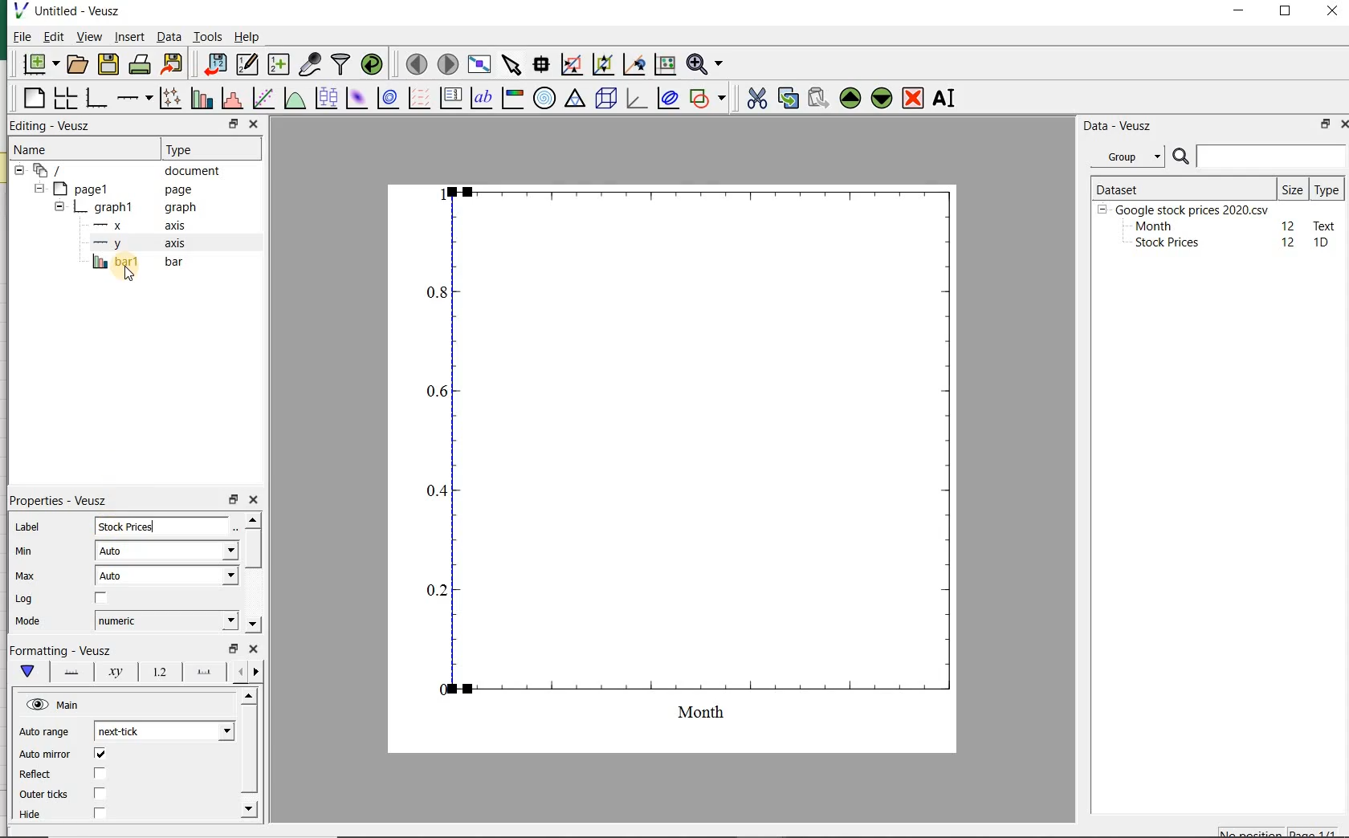 The image size is (1349, 838). Describe the element at coordinates (234, 500) in the screenshot. I see `restore` at that location.